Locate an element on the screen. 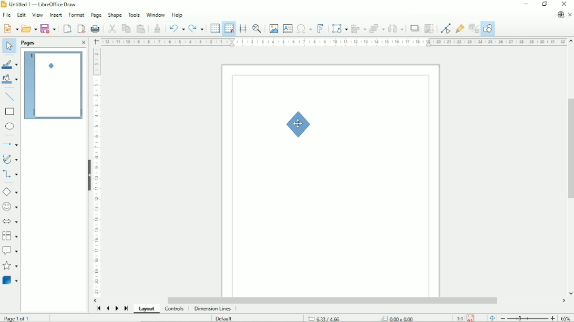 This screenshot has width=574, height=322. Tools is located at coordinates (134, 14).